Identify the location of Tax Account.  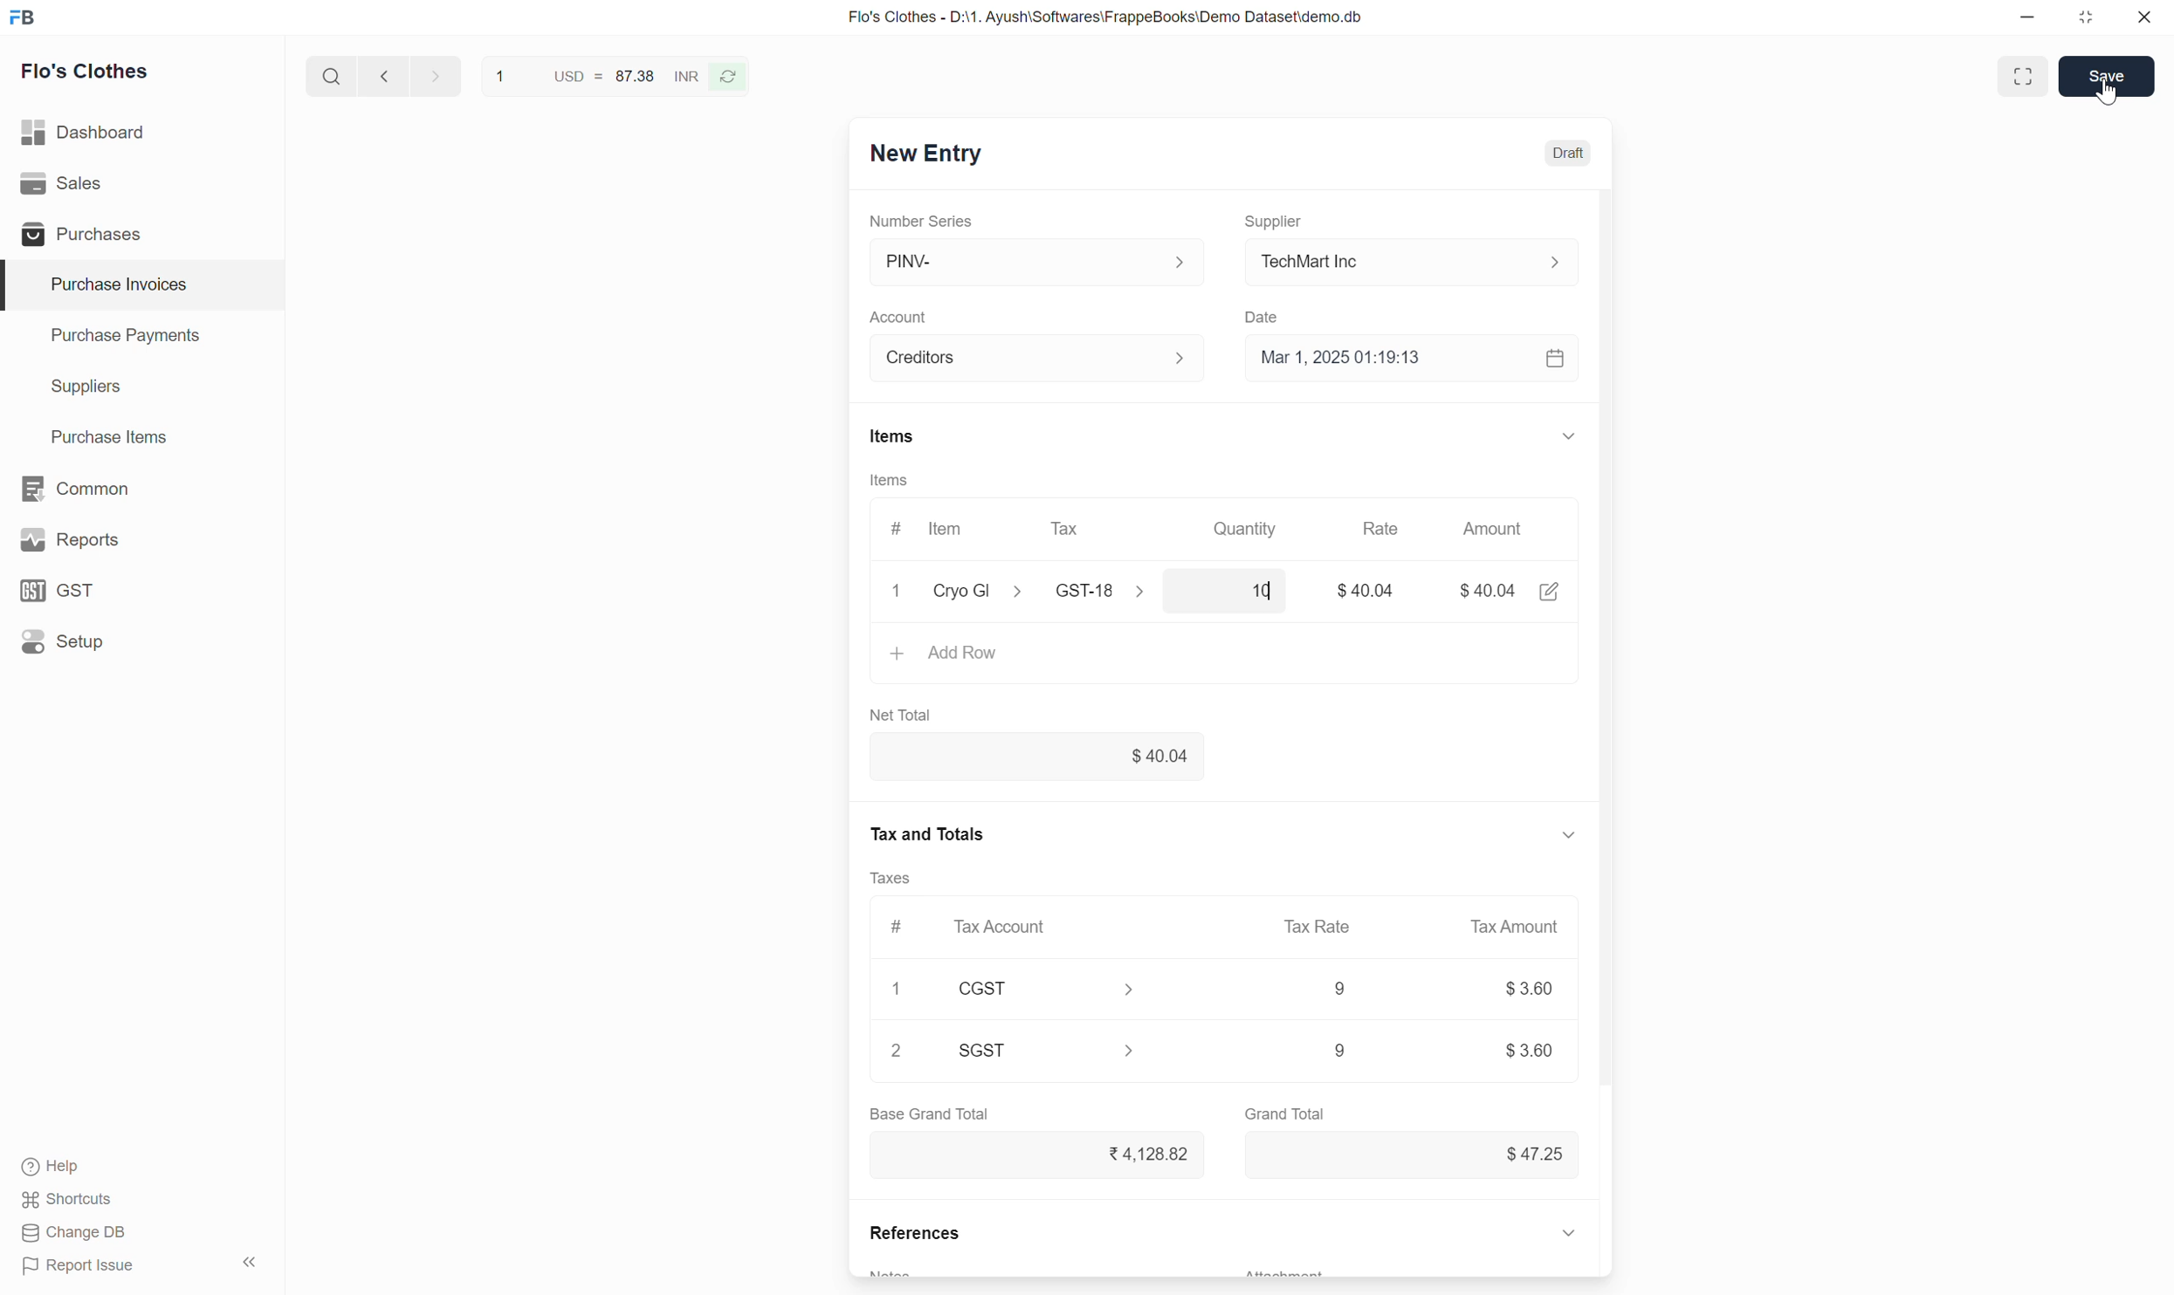
(1006, 925).